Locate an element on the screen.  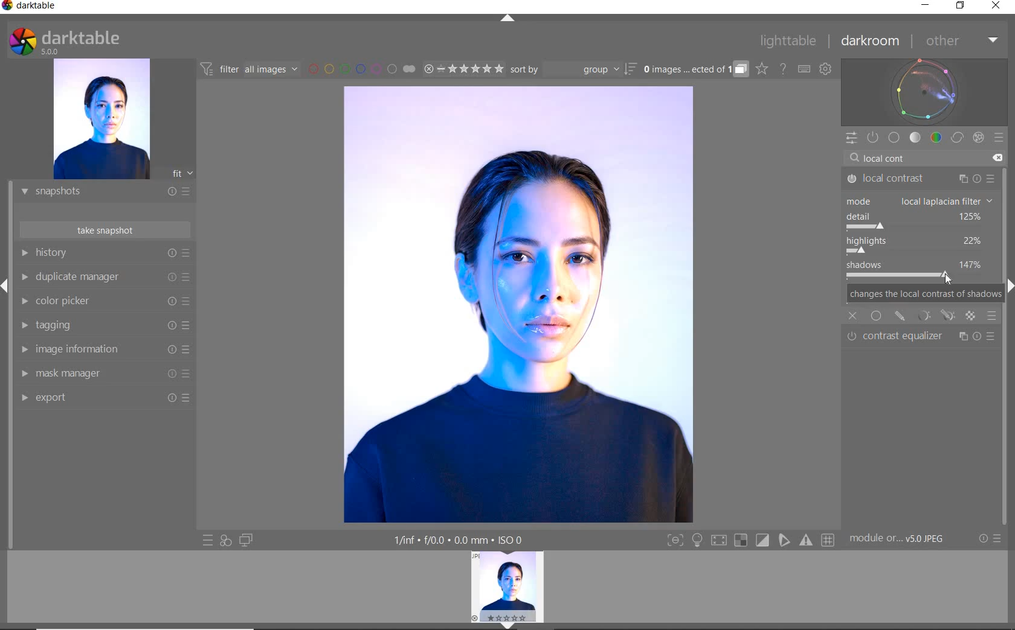
blending options is located at coordinates (992, 315).